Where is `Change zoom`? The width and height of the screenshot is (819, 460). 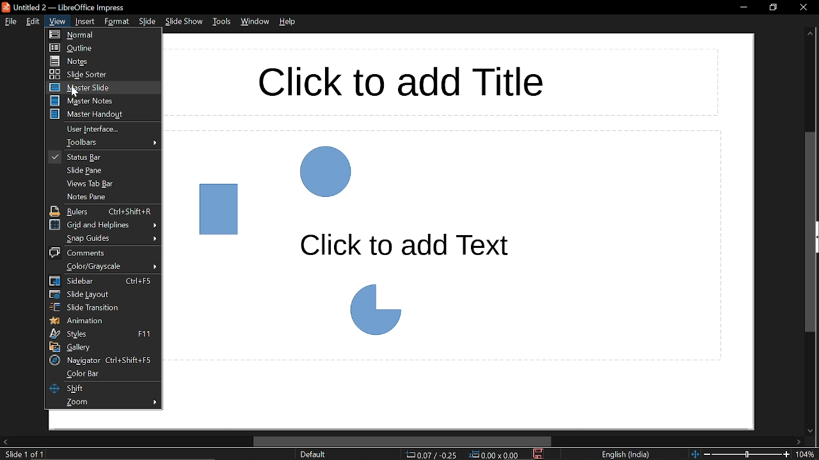
Change zoom is located at coordinates (742, 455).